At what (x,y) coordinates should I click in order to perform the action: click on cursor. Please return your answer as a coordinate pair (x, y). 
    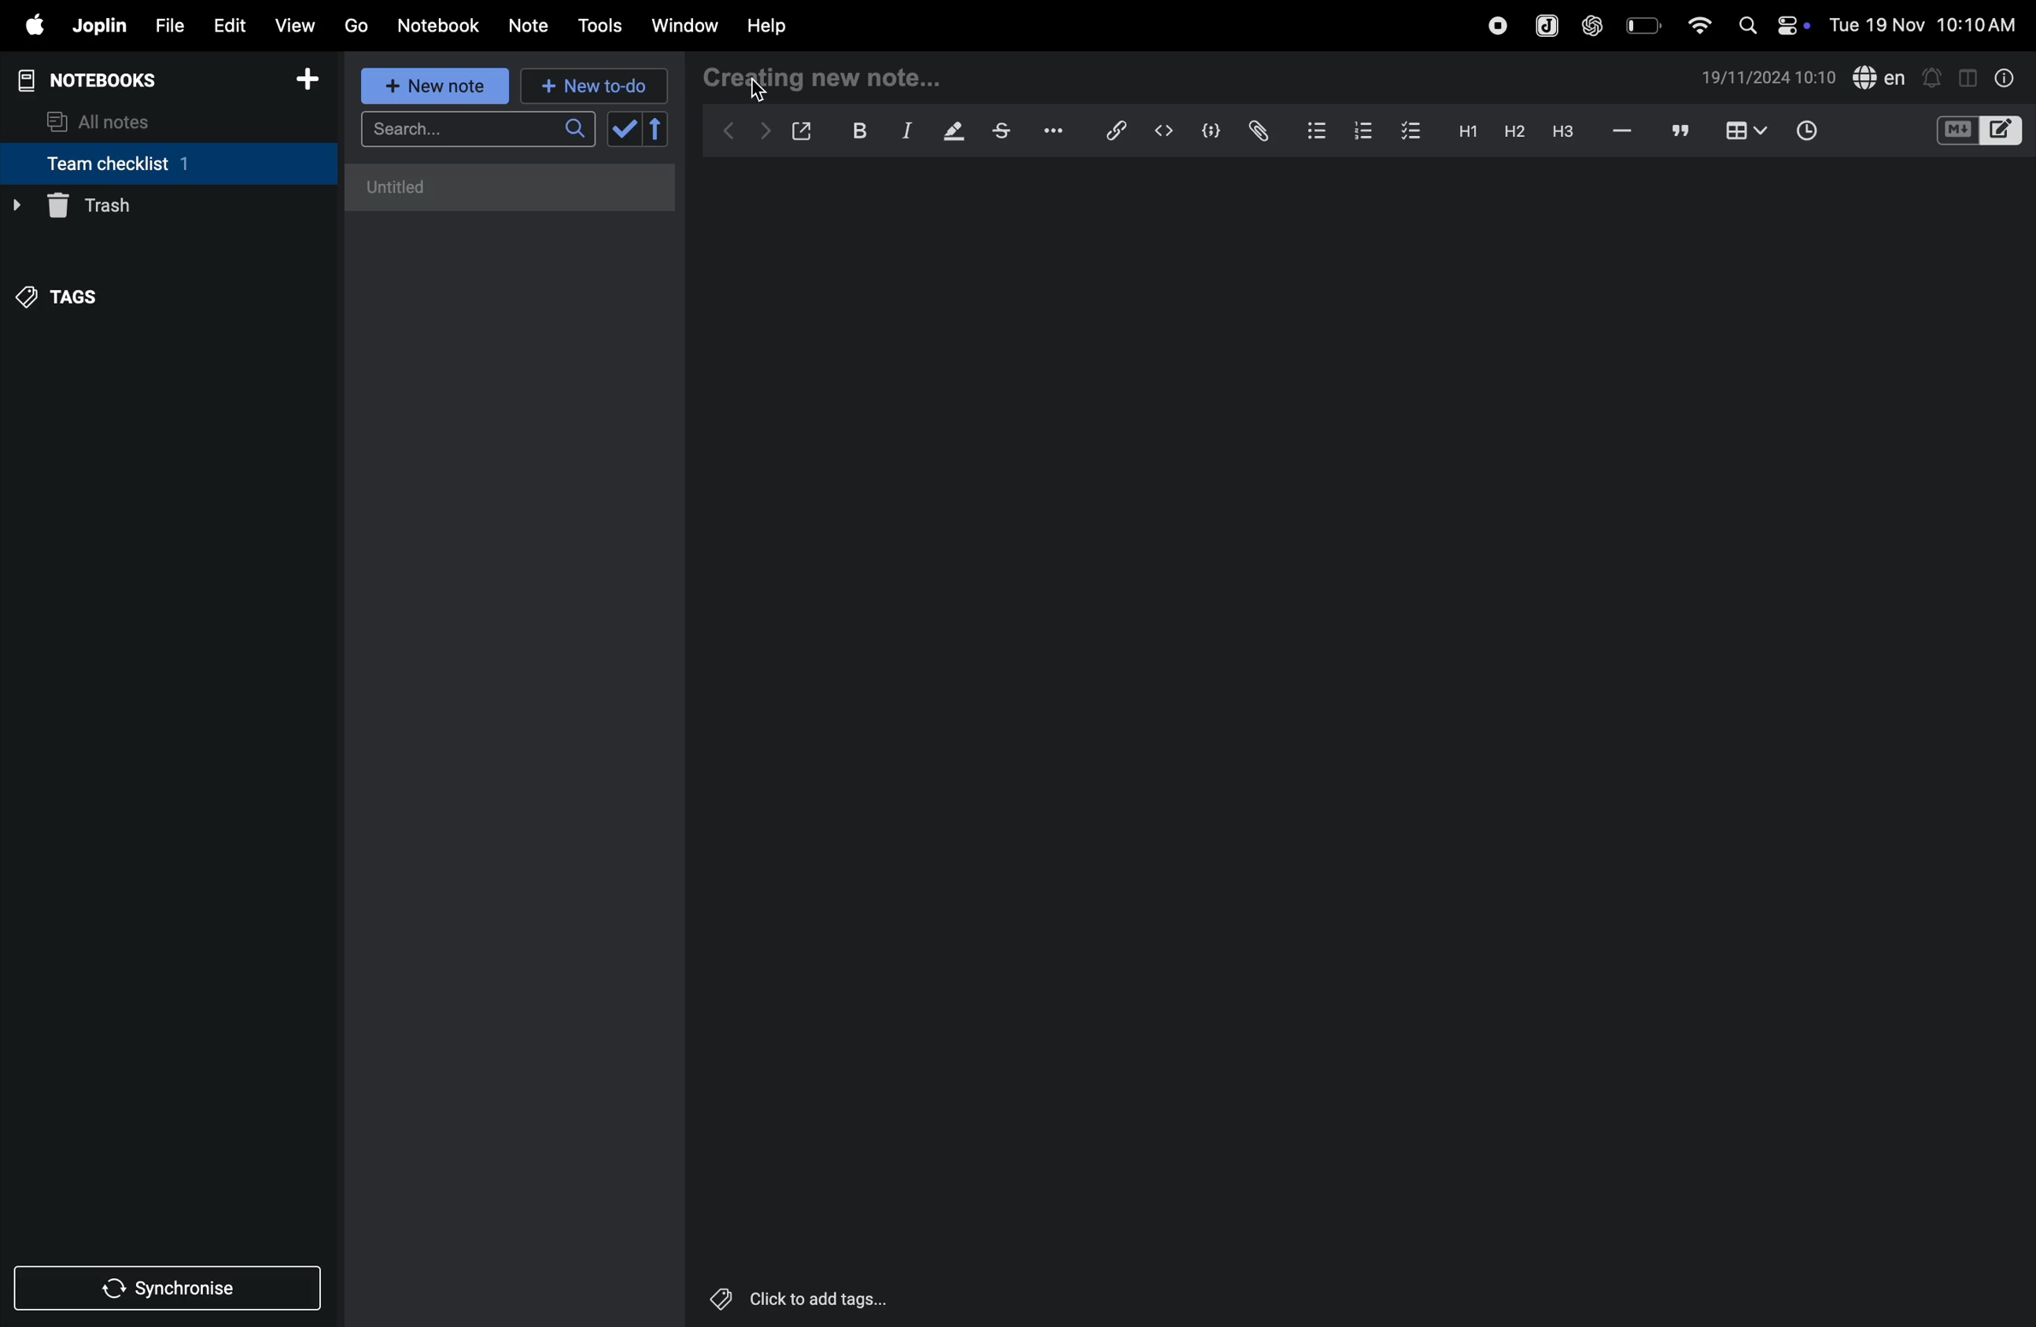
    Looking at the image, I should click on (760, 88).